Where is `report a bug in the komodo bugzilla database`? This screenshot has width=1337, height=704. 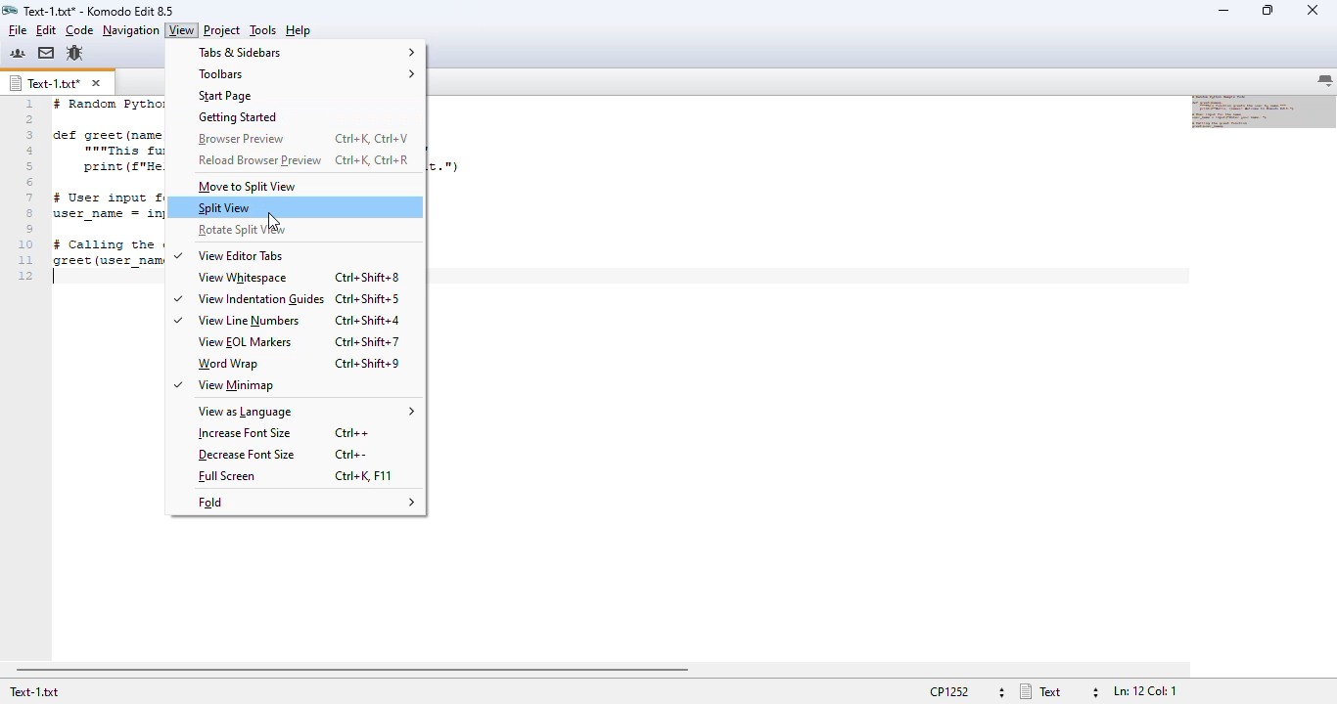 report a bug in the komodo bugzilla database is located at coordinates (75, 53).